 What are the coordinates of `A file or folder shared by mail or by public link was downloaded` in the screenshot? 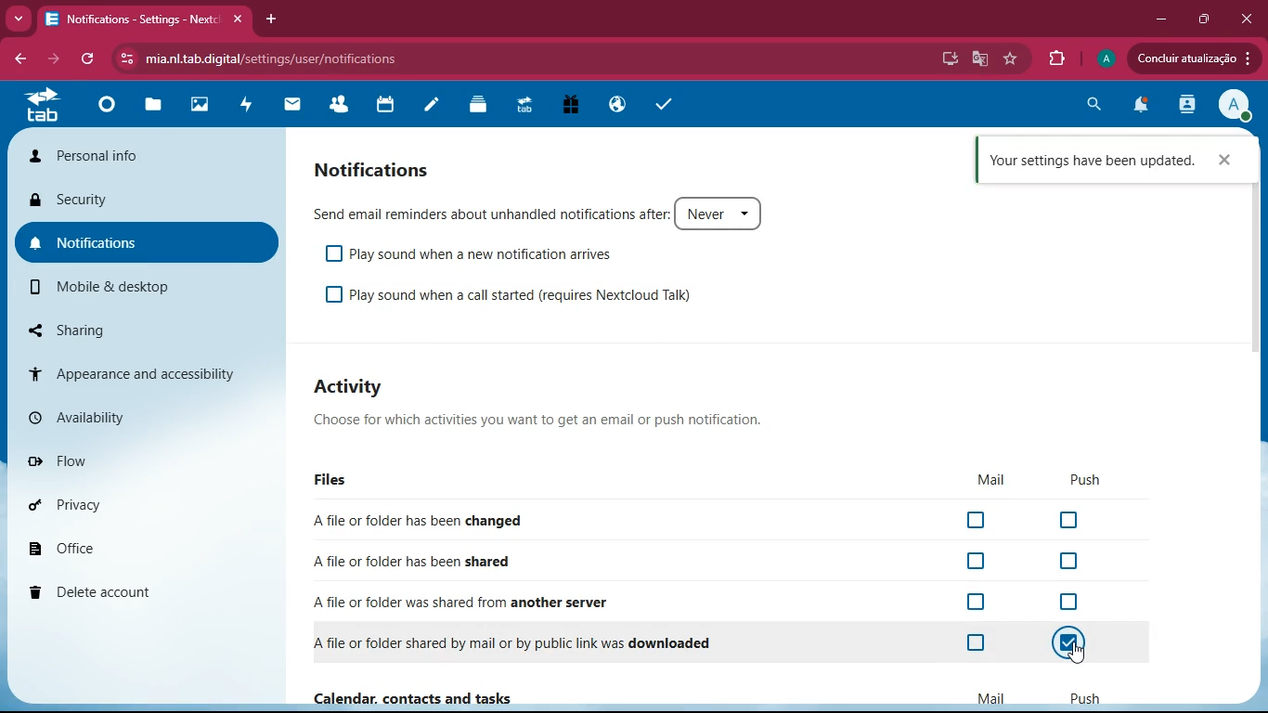 It's located at (519, 642).